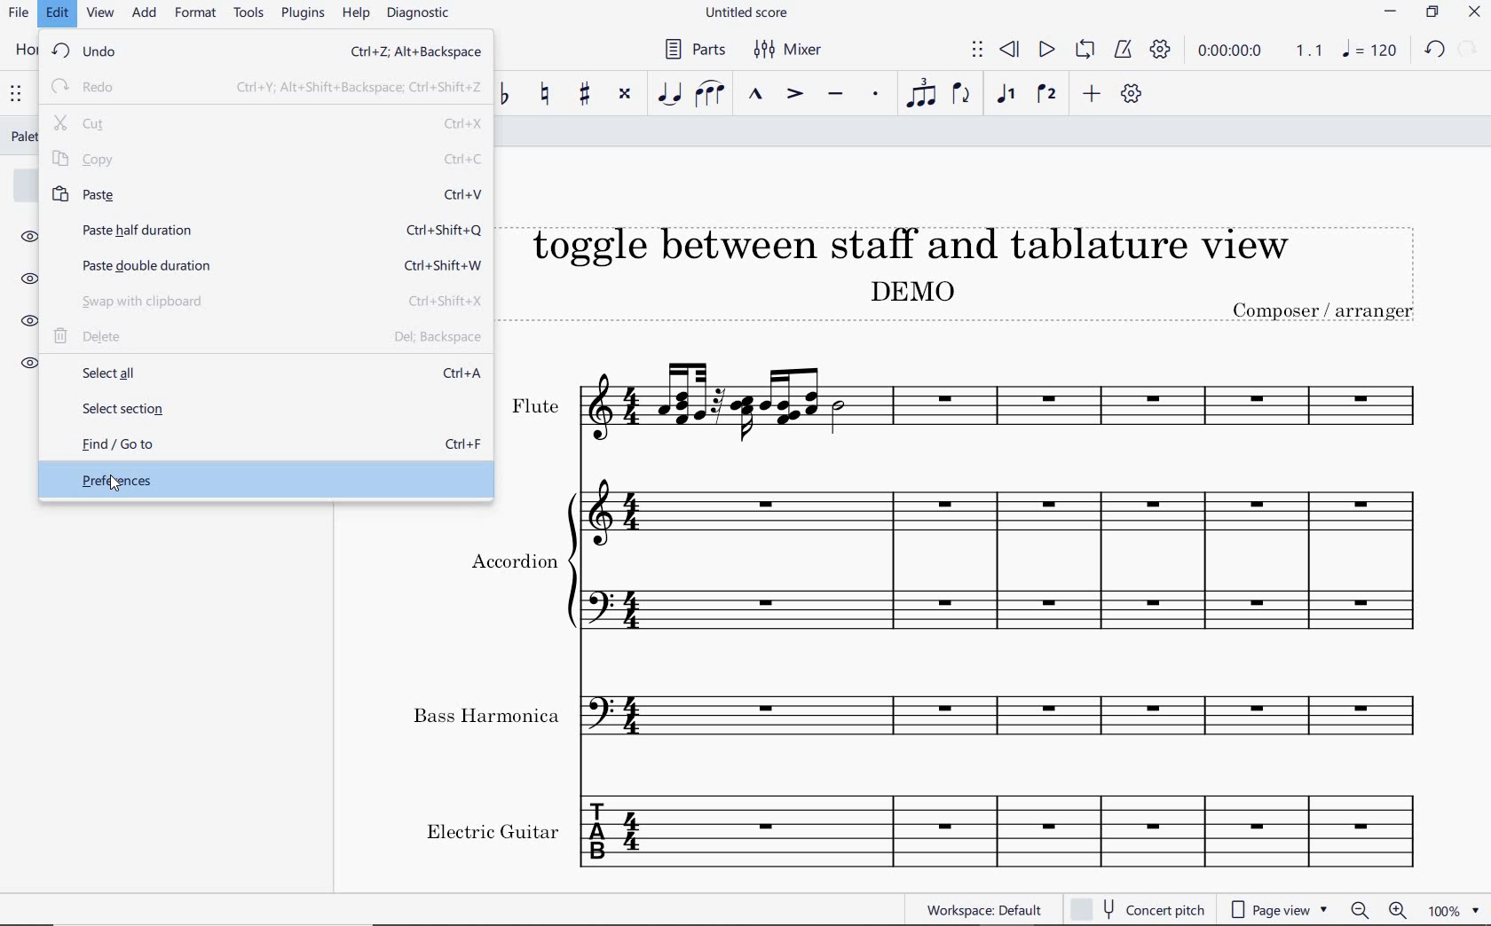 The image size is (1491, 926). Describe the element at coordinates (667, 93) in the screenshot. I see `tie` at that location.